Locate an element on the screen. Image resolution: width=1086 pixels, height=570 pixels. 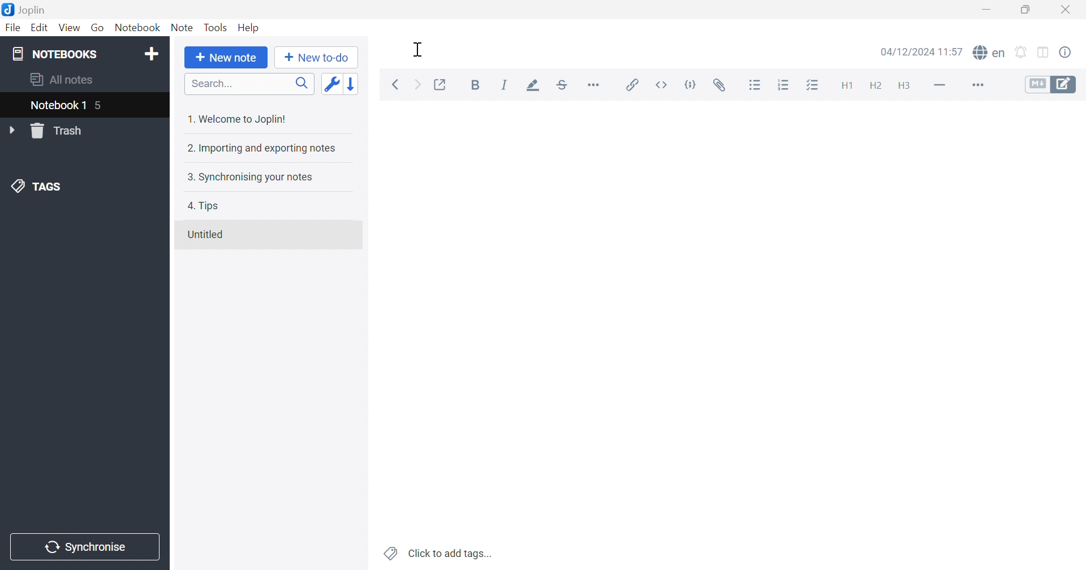
View is located at coordinates (68, 28).